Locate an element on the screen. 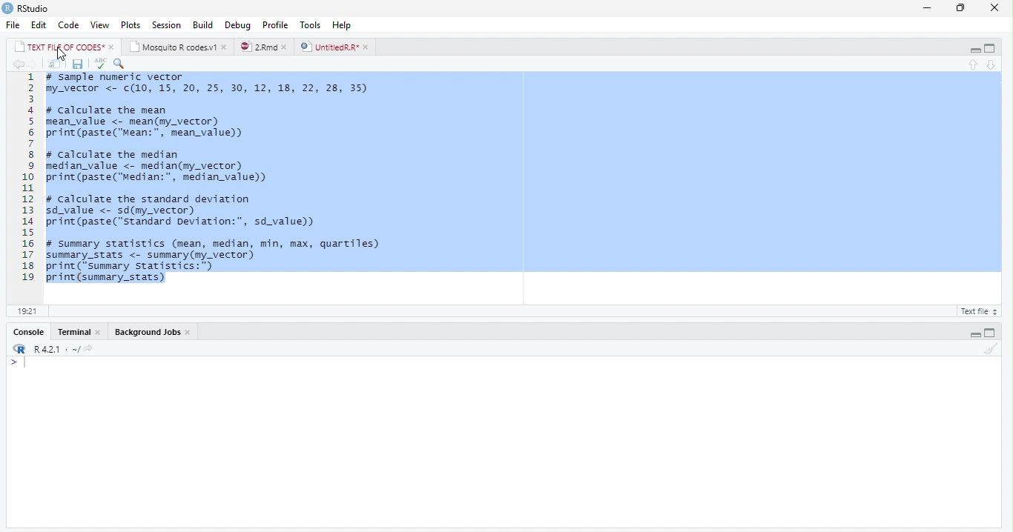 This screenshot has width=1013, height=532. next section is located at coordinates (992, 65).